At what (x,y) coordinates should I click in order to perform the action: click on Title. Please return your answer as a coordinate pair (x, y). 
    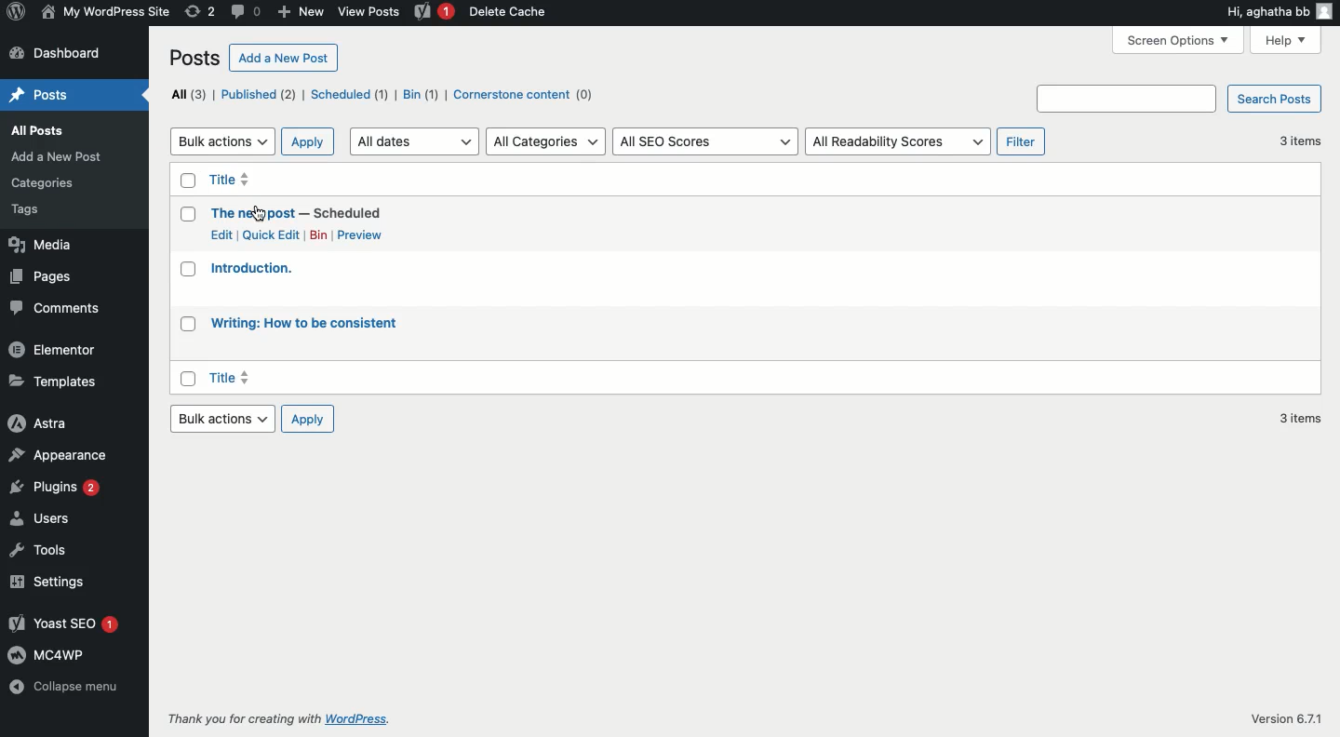
    Looking at the image, I should click on (231, 180).